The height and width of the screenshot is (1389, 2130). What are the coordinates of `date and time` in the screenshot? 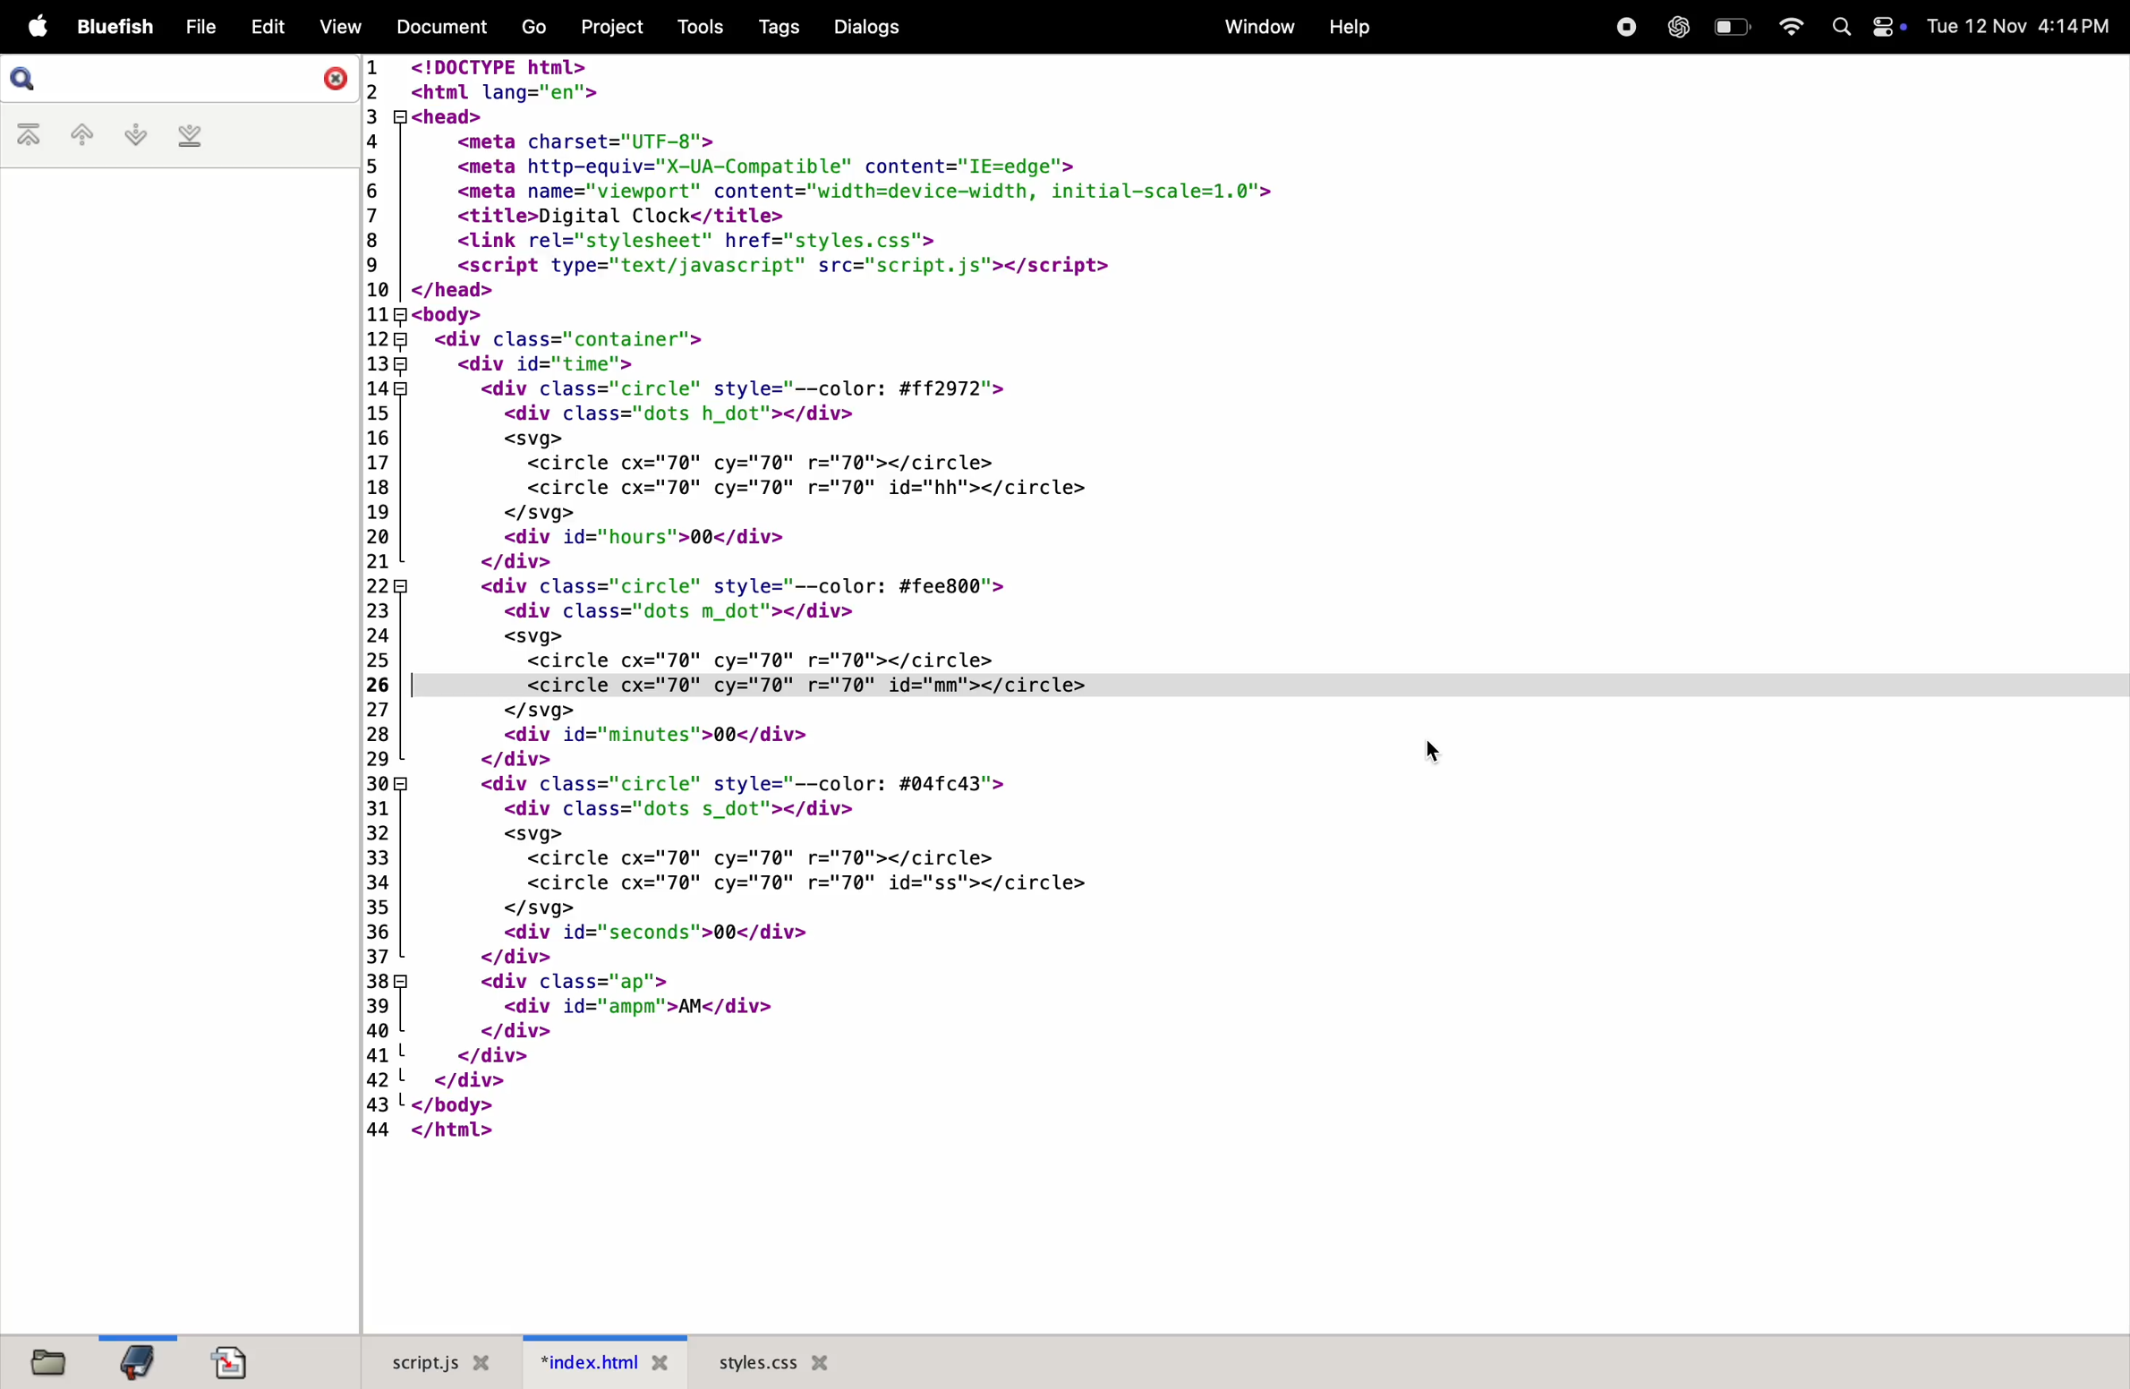 It's located at (2024, 27).